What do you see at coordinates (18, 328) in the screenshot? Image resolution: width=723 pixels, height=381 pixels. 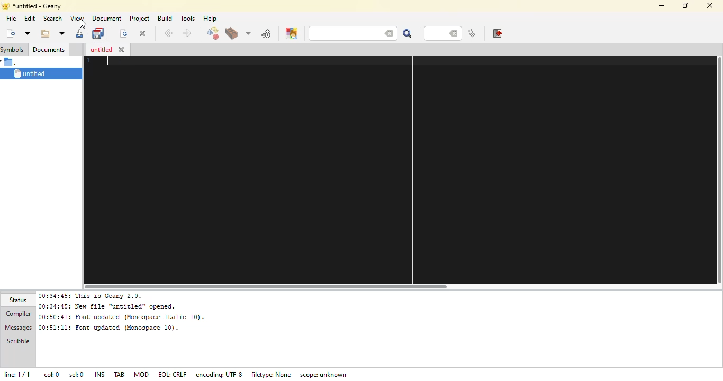 I see `messages` at bounding box center [18, 328].